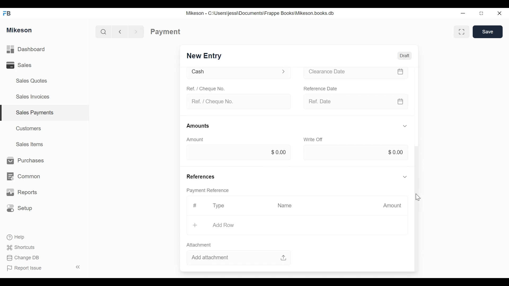 The width and height of the screenshot is (509, 286). Describe the element at coordinates (401, 102) in the screenshot. I see `calender` at that location.